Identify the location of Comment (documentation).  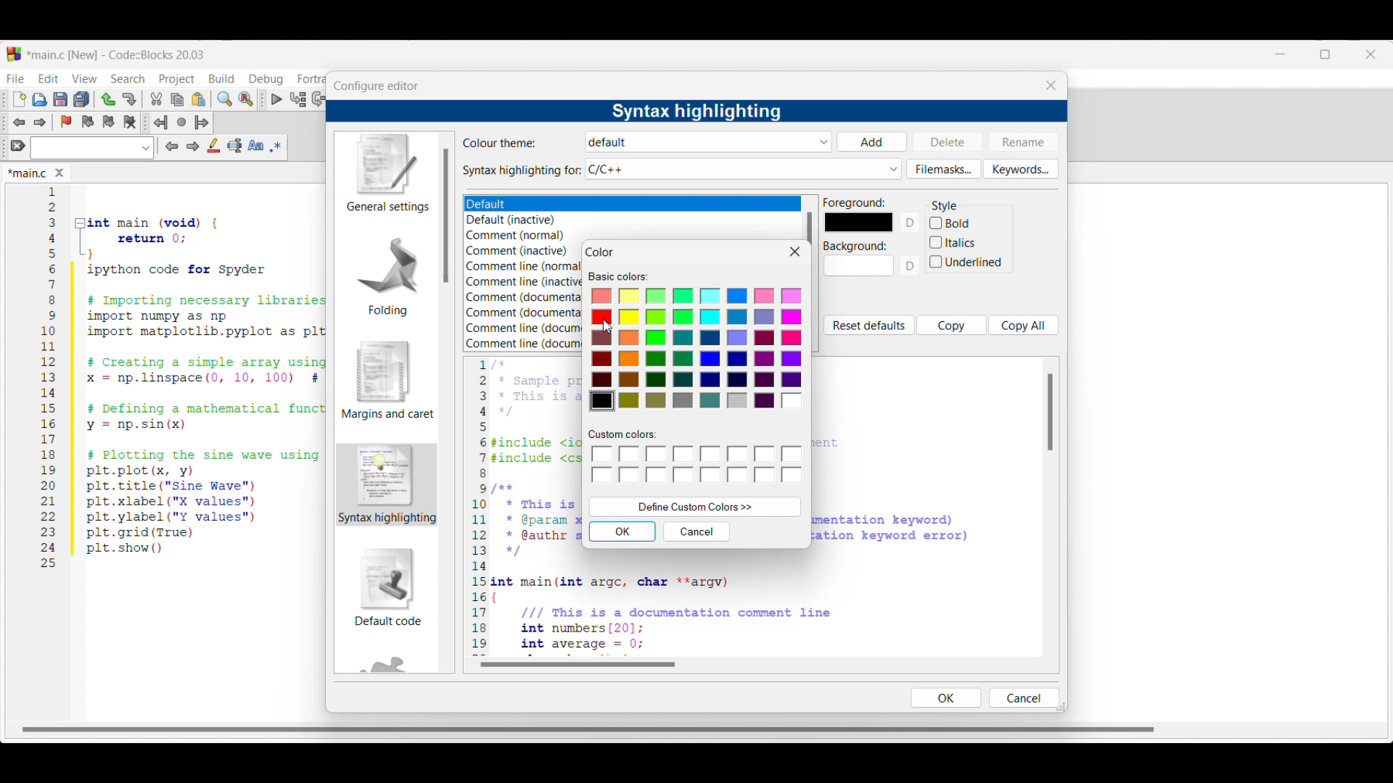
(525, 296).